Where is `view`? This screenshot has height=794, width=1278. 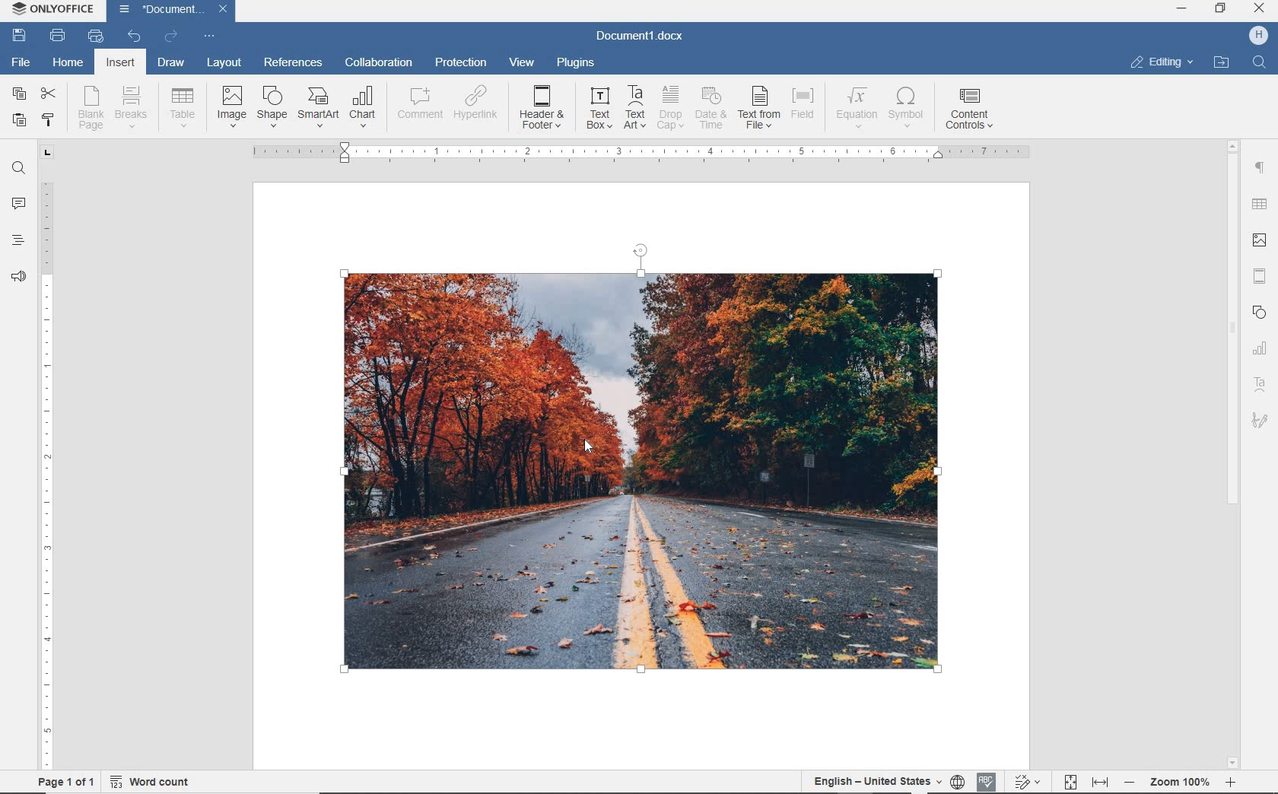
view is located at coordinates (523, 64).